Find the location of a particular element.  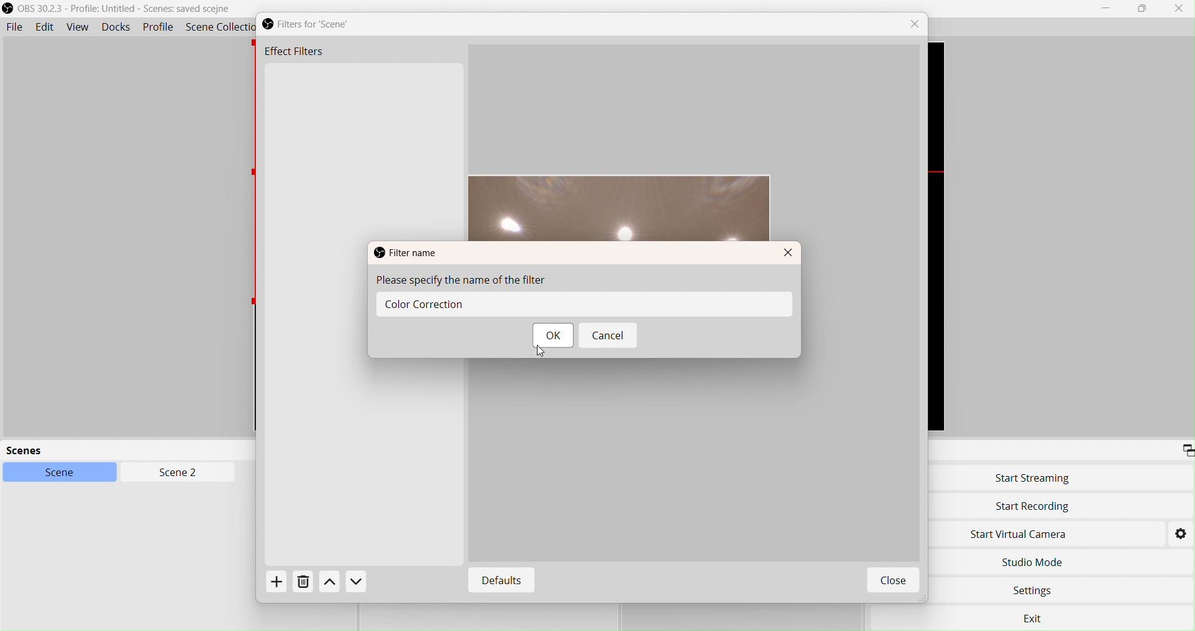

Settings is located at coordinates (1035, 592).